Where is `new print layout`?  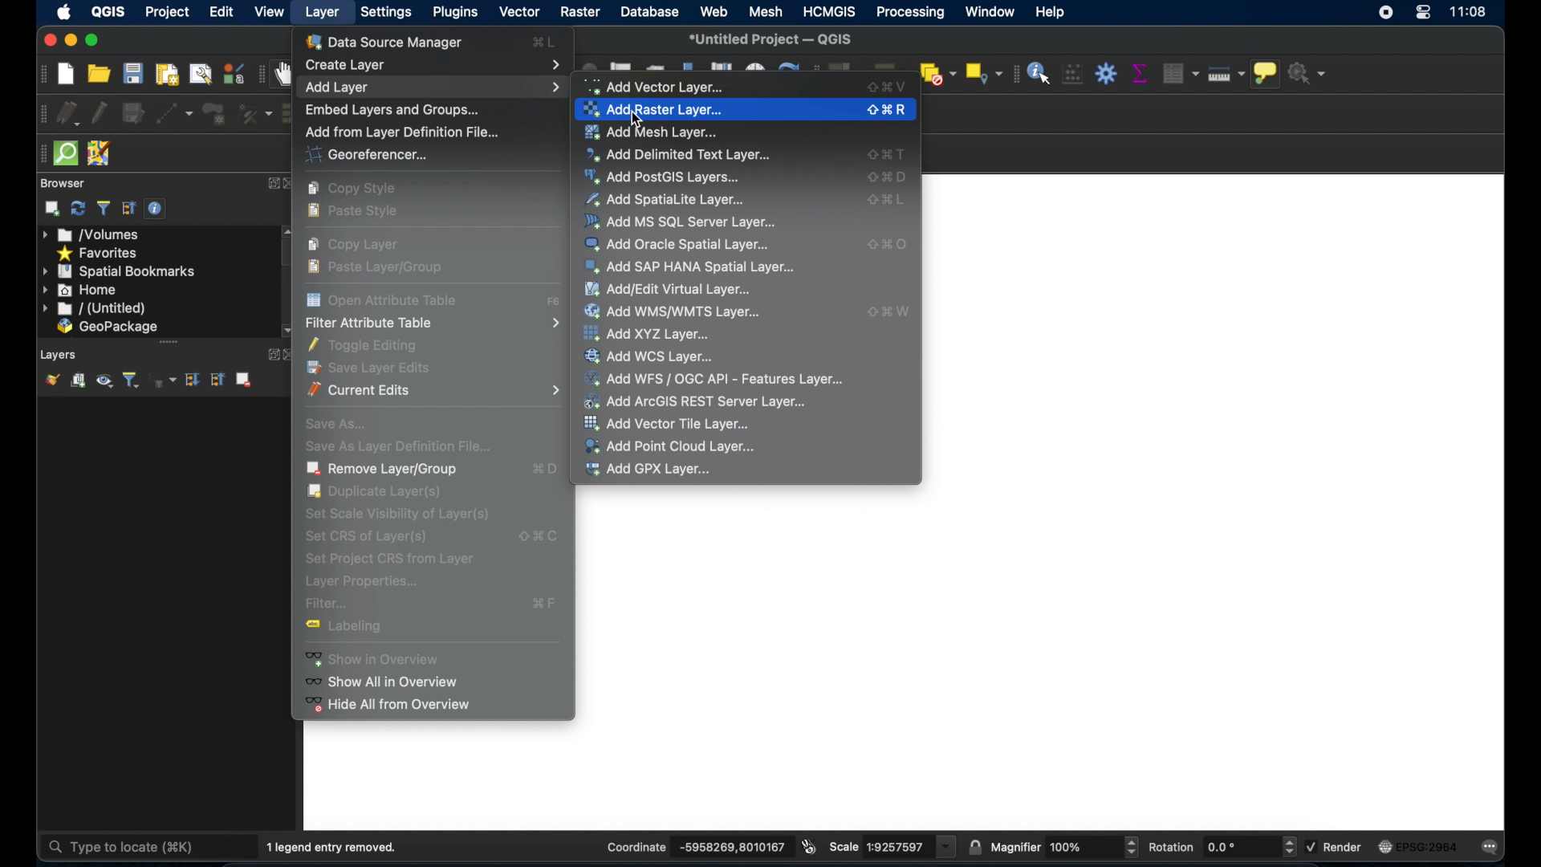
new print layout is located at coordinates (168, 74).